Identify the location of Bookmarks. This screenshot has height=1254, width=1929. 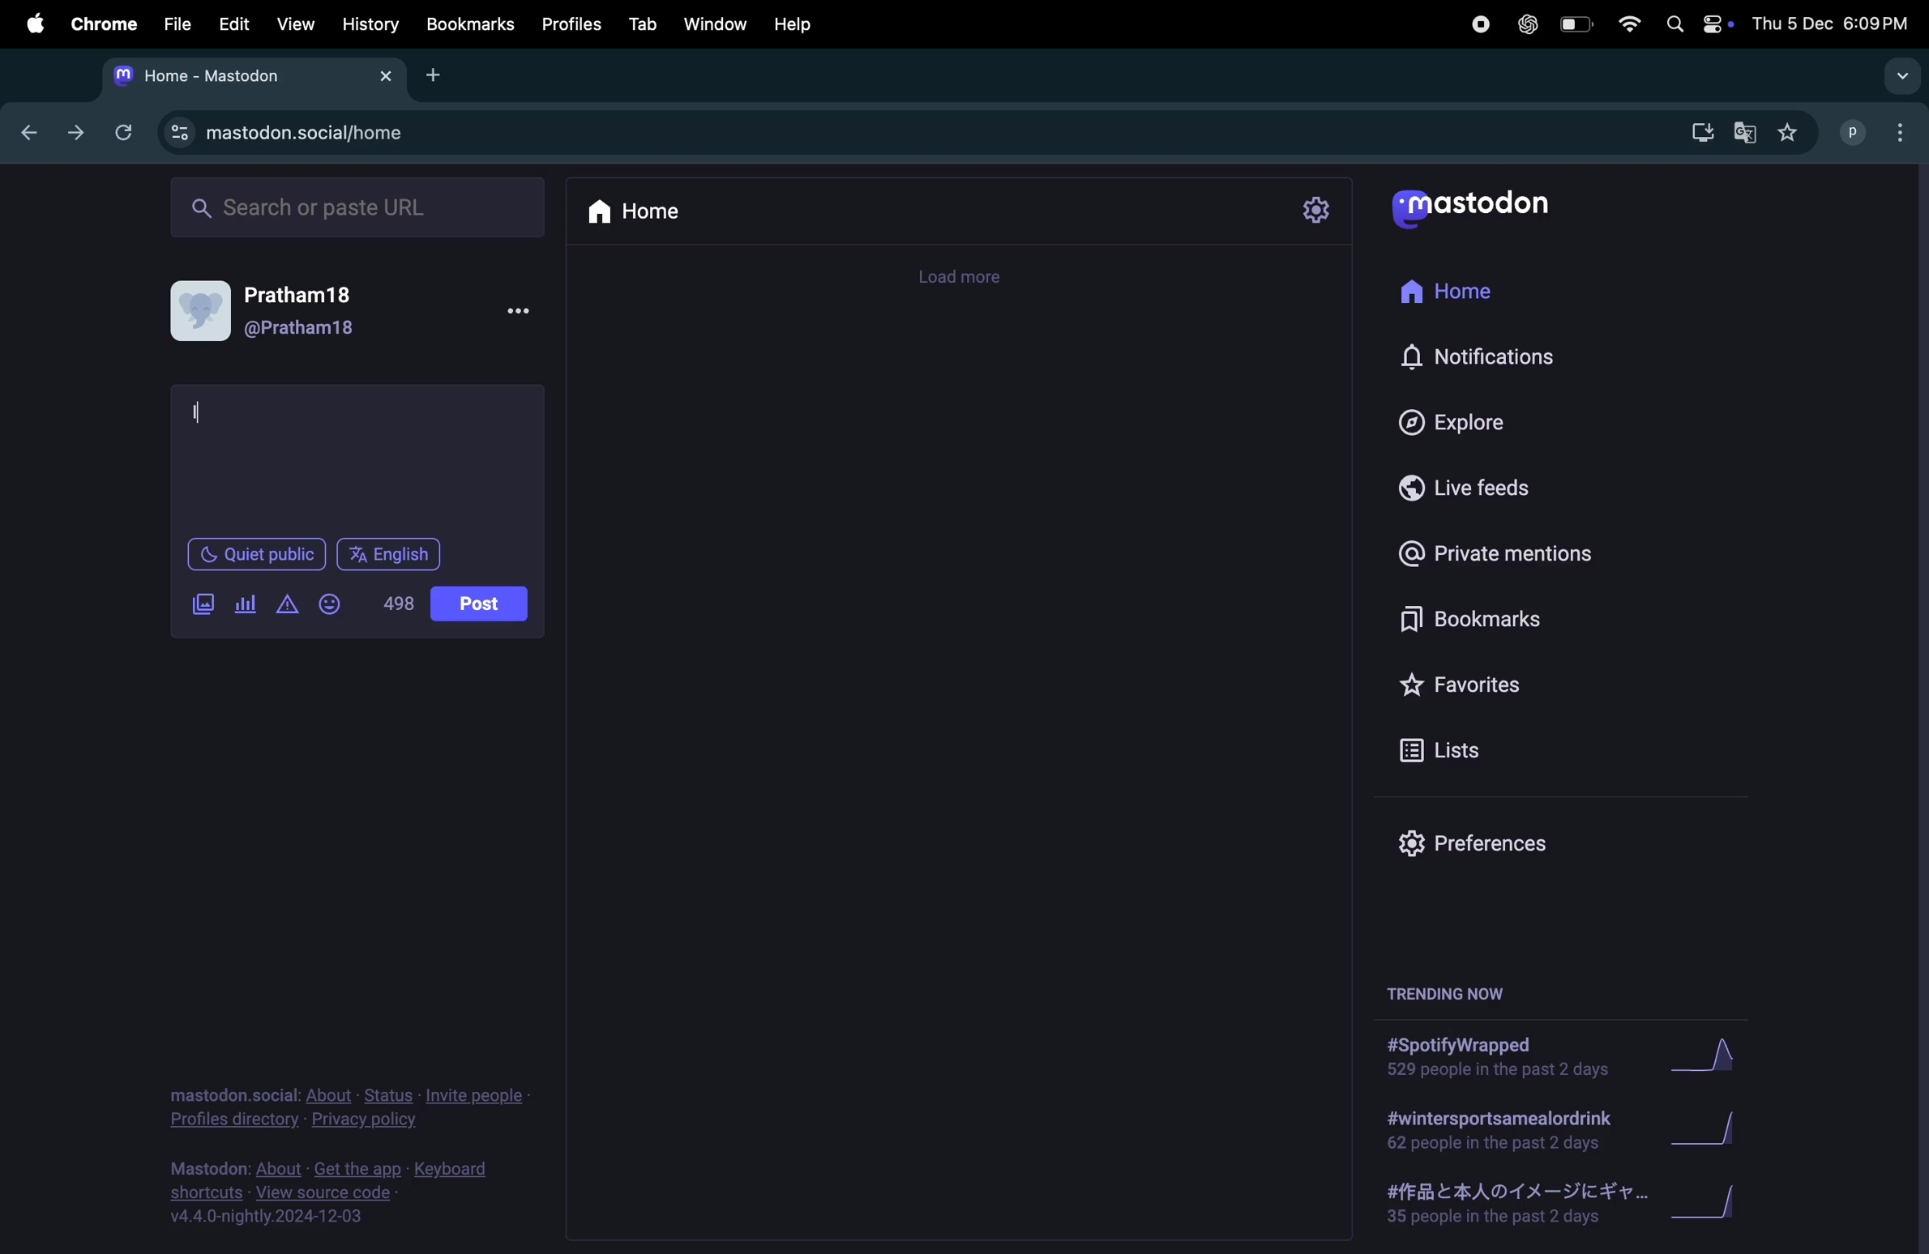
(1492, 618).